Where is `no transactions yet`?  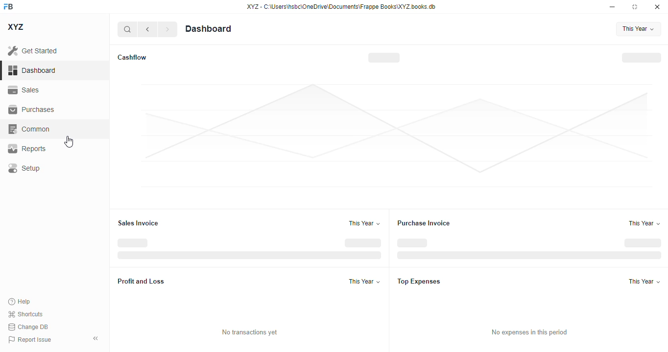
no transactions yet is located at coordinates (250, 332).